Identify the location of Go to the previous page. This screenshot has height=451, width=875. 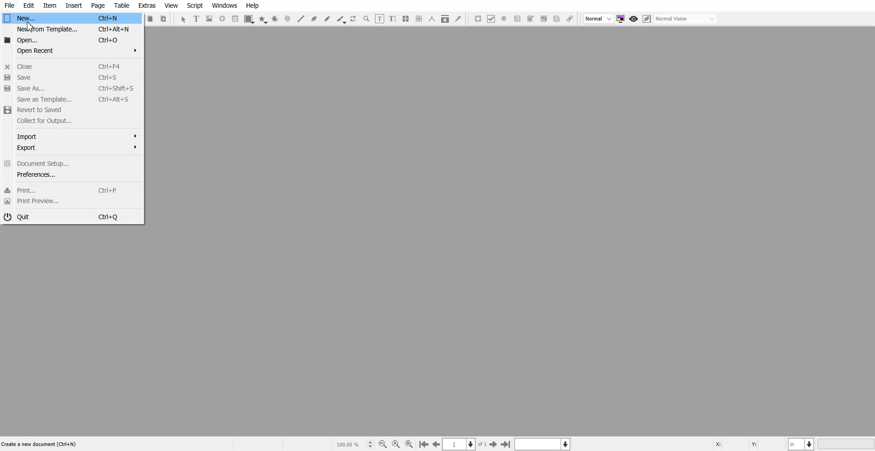
(436, 444).